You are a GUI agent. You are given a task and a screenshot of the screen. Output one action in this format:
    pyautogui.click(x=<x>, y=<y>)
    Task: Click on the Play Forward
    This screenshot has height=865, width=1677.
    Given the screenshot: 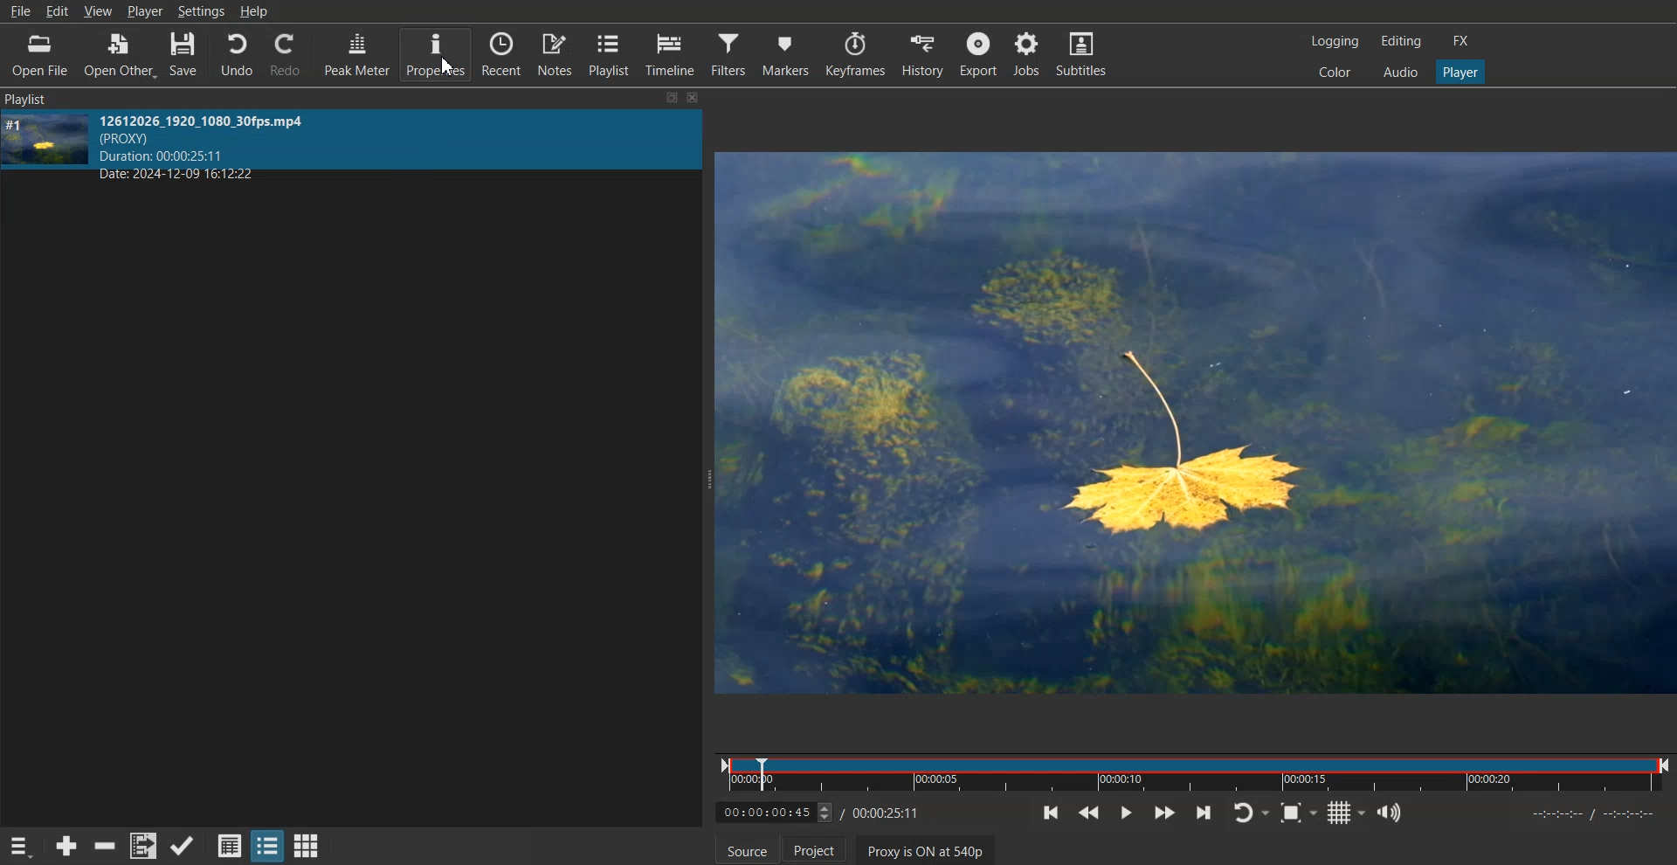 What is the action you would take?
    pyautogui.click(x=1164, y=812)
    